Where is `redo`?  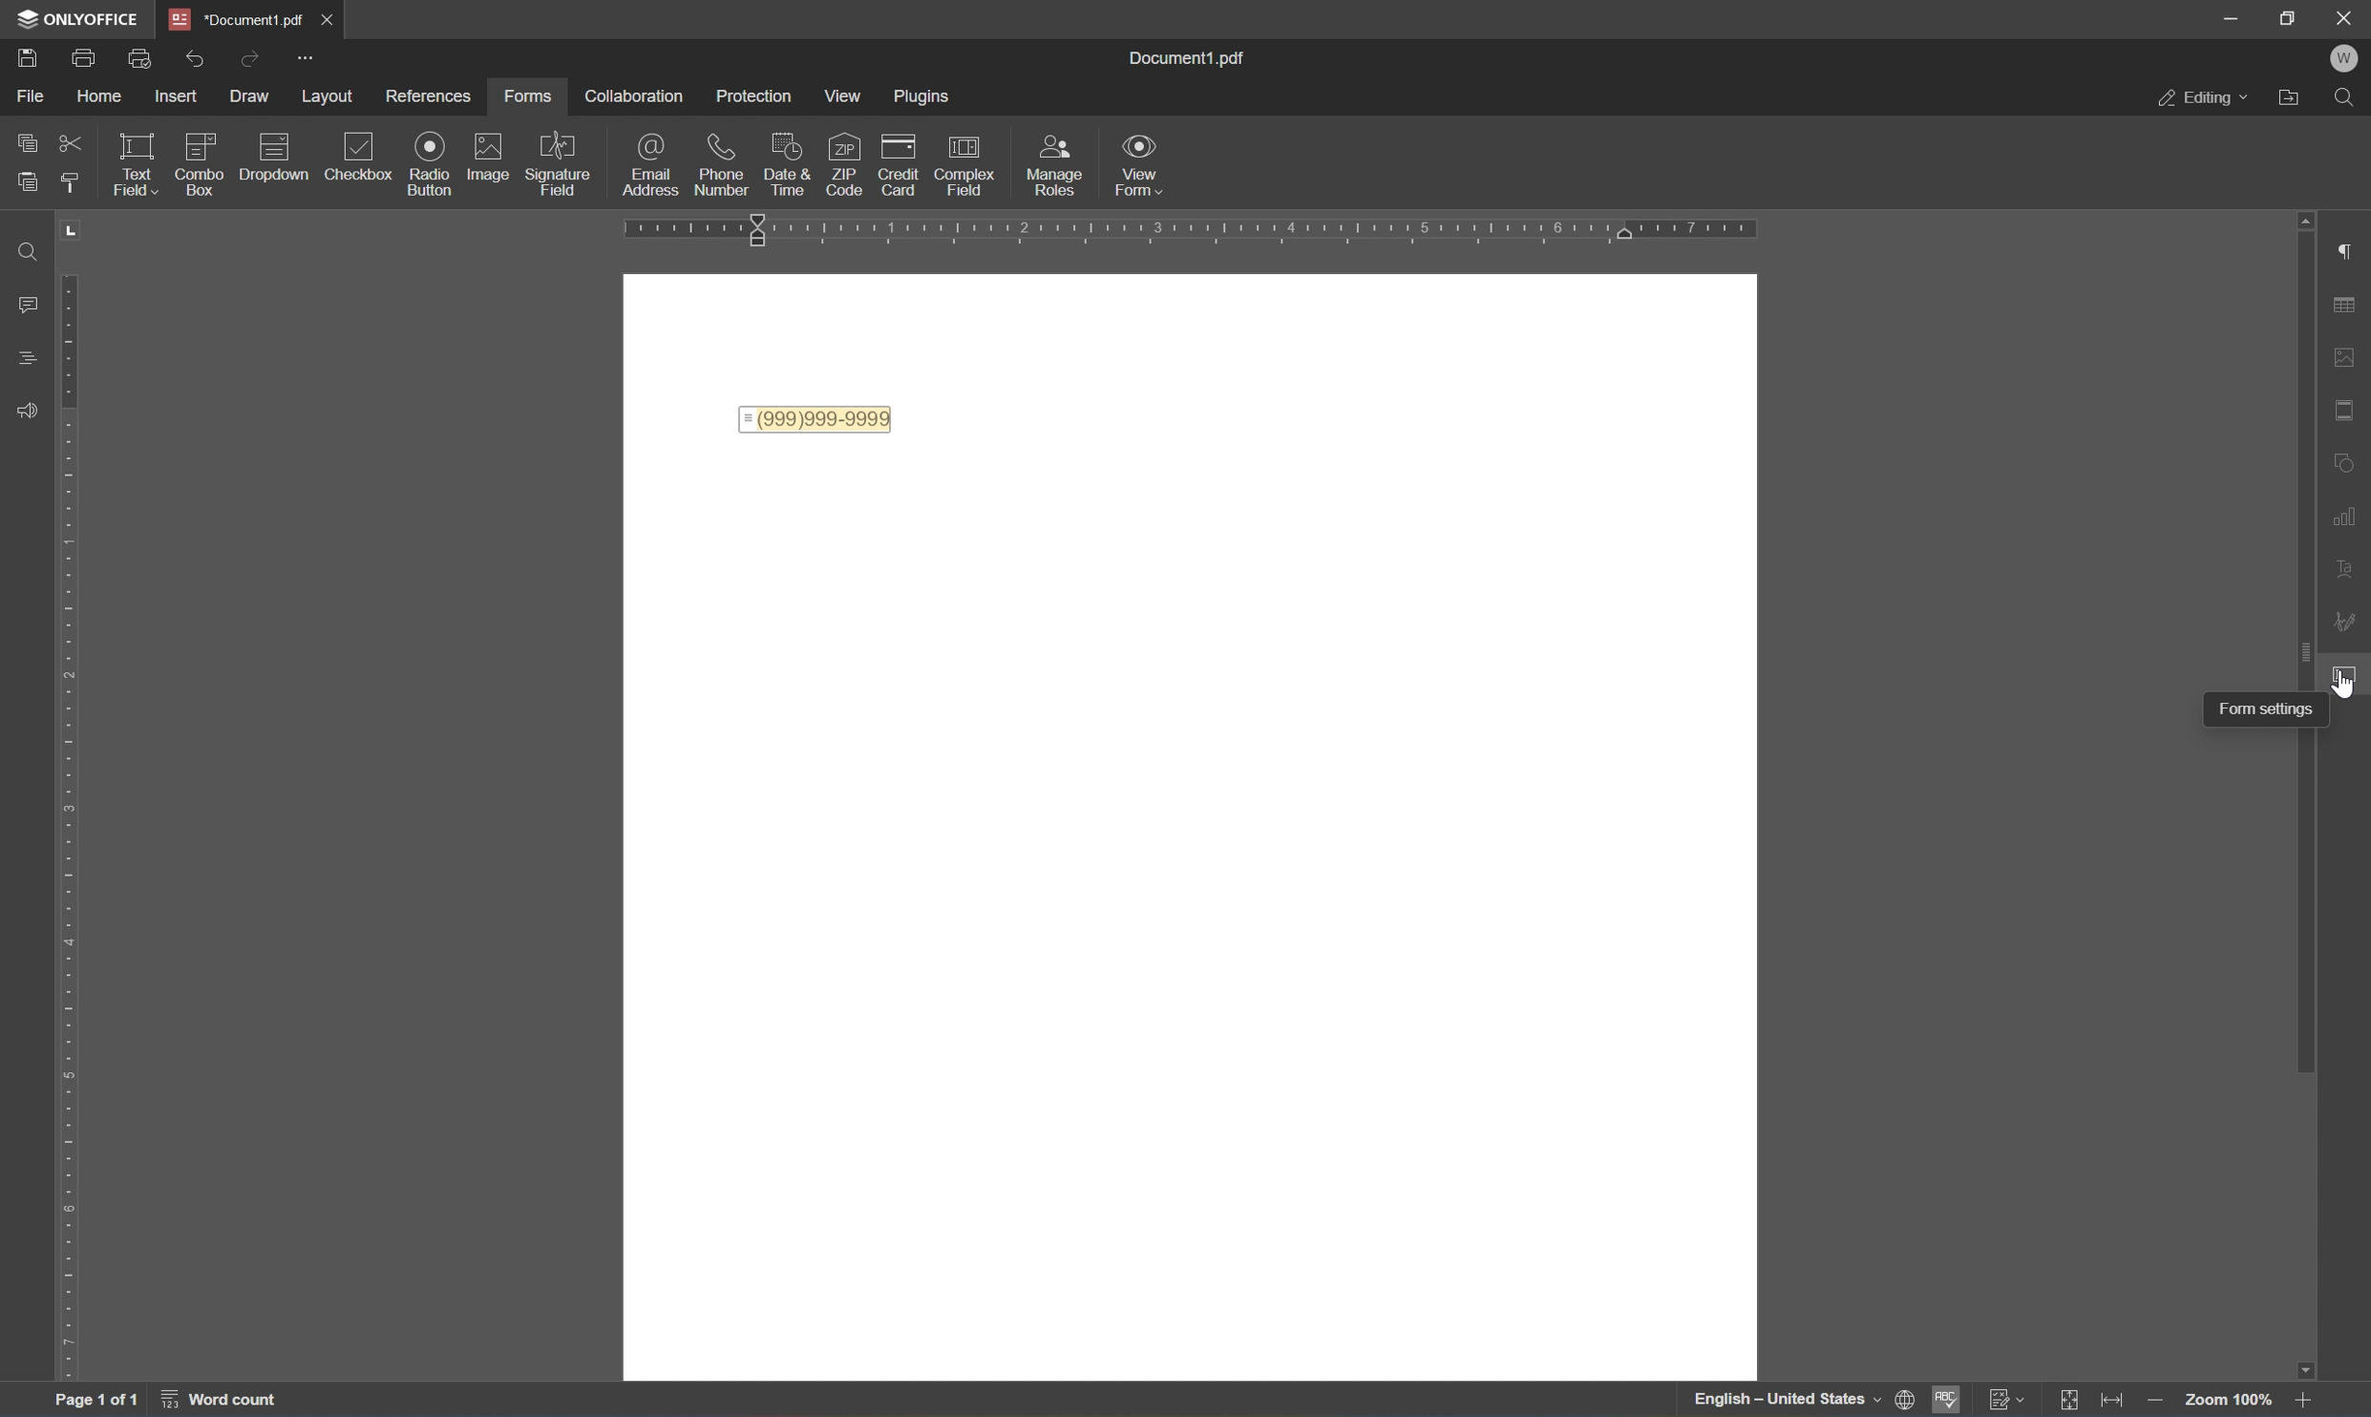 redo is located at coordinates (252, 58).